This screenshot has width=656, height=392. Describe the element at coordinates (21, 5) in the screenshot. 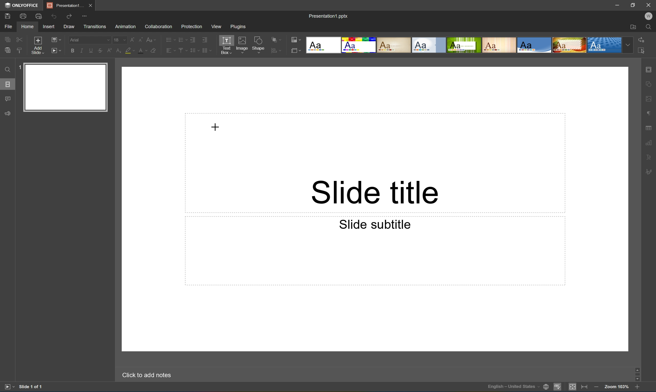

I see `ONYOFFICE` at that location.